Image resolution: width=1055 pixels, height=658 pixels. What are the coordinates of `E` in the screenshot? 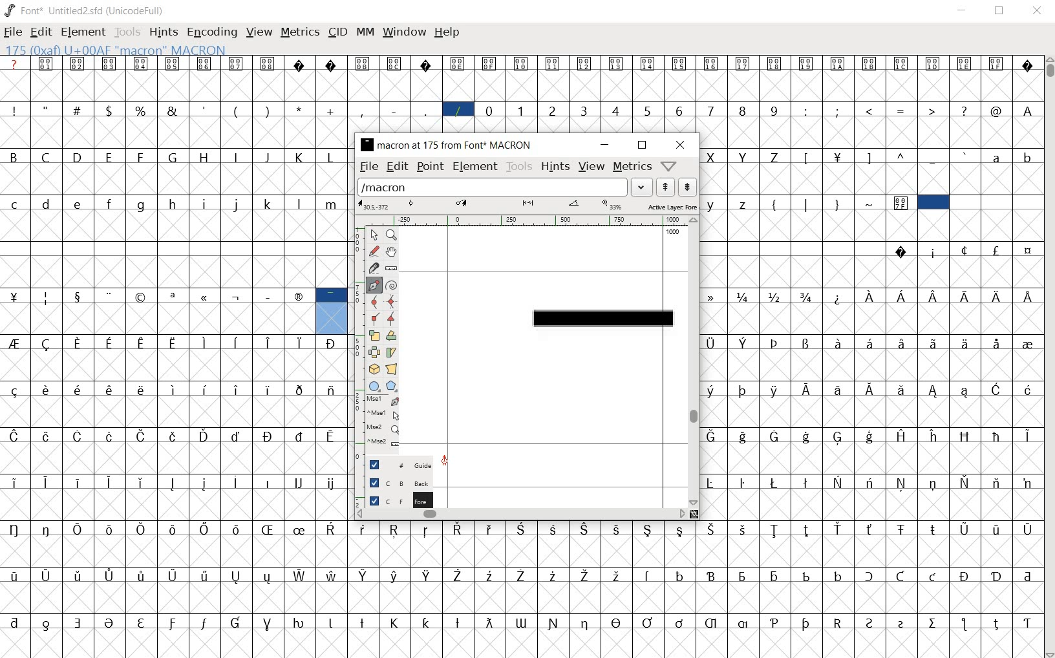 It's located at (110, 157).